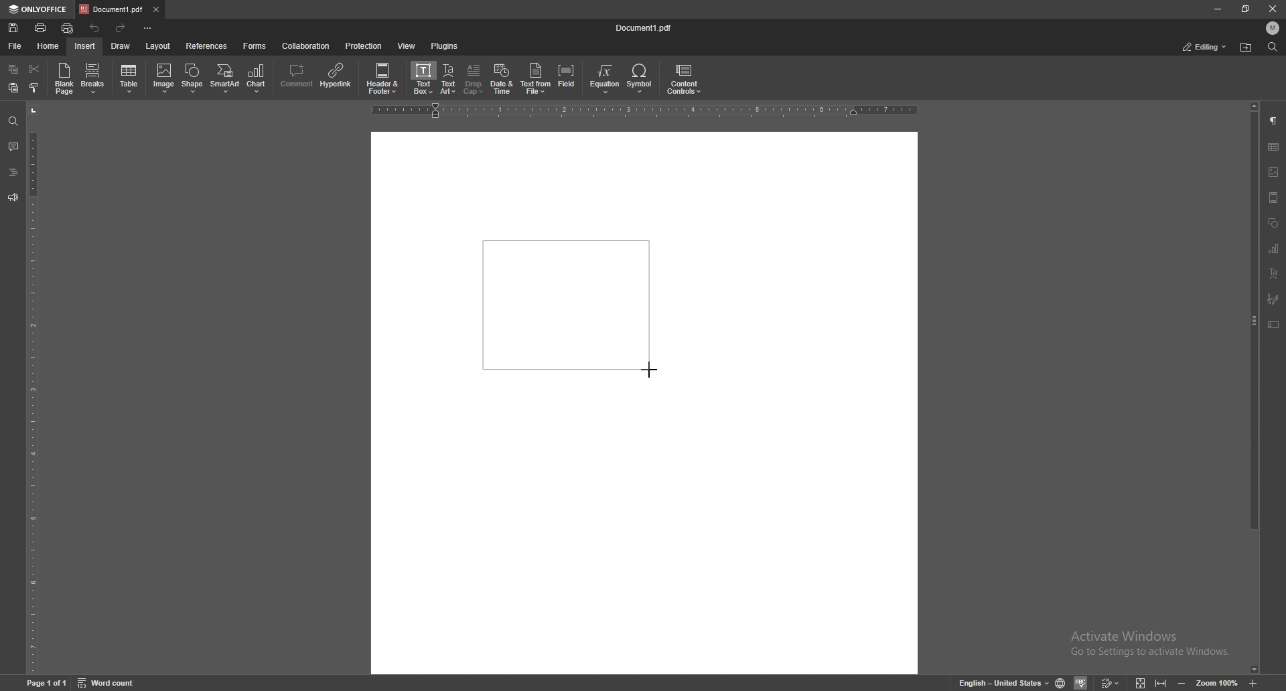  What do you see at coordinates (1273, 248) in the screenshot?
I see `chart` at bounding box center [1273, 248].